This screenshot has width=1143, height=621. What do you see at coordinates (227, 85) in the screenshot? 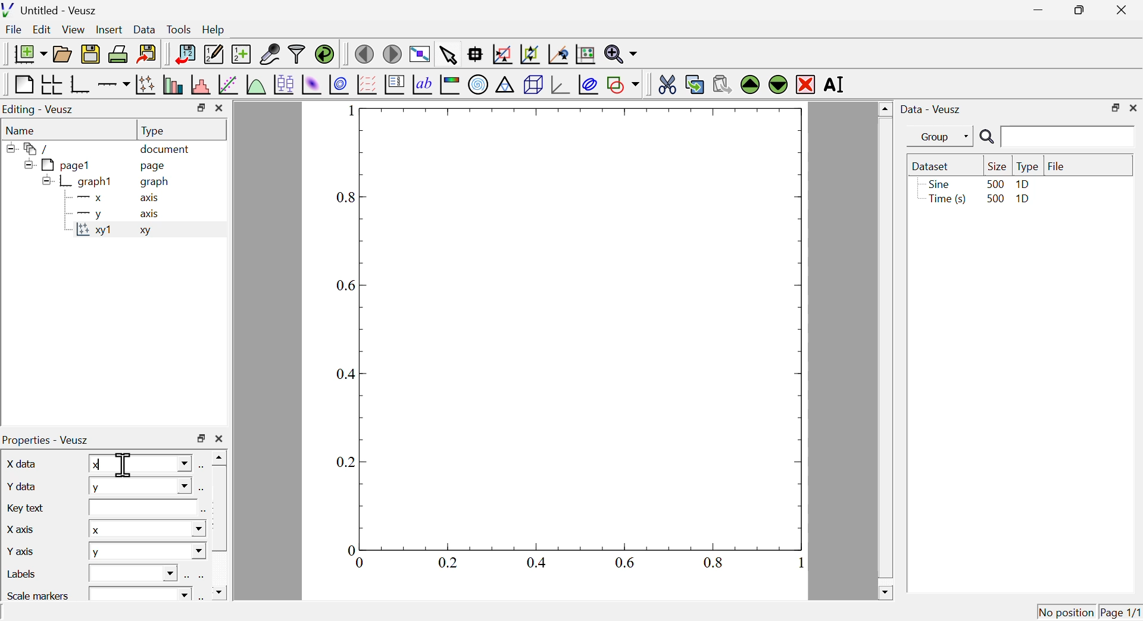
I see `fit a function to data` at bounding box center [227, 85].